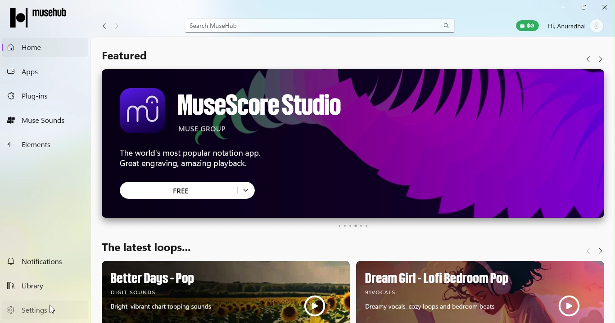 Image resolution: width=615 pixels, height=323 pixels. What do you see at coordinates (603, 8) in the screenshot?
I see `Close` at bounding box center [603, 8].